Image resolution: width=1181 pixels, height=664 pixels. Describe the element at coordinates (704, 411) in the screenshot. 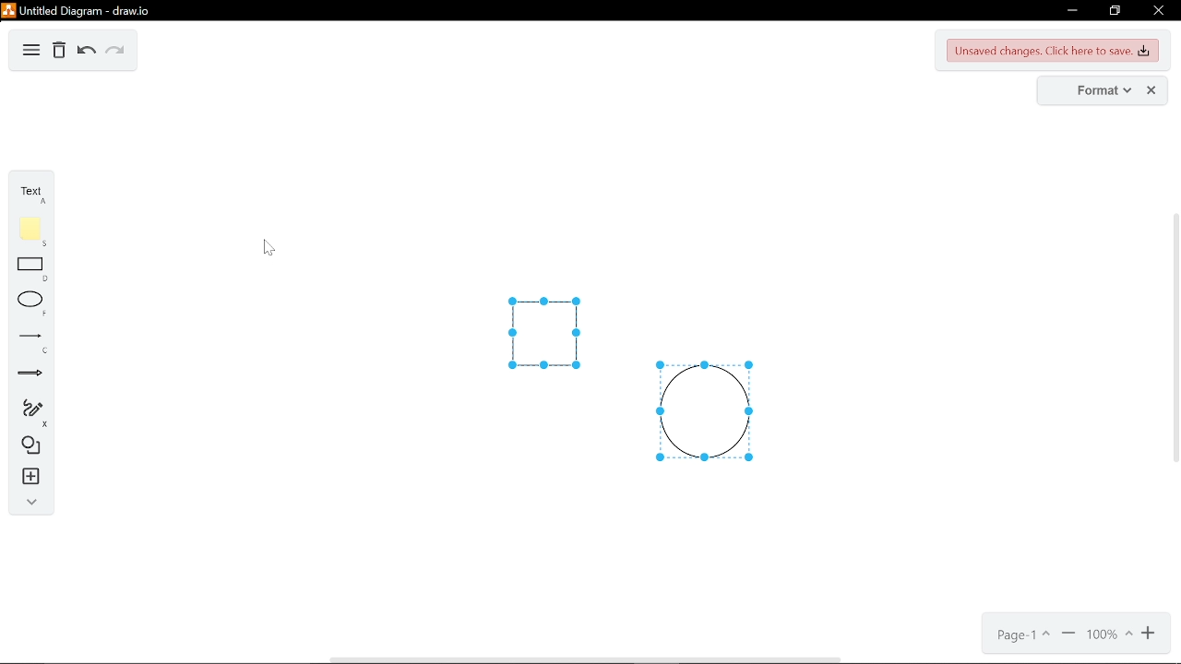

I see `ungrouped circle` at that location.